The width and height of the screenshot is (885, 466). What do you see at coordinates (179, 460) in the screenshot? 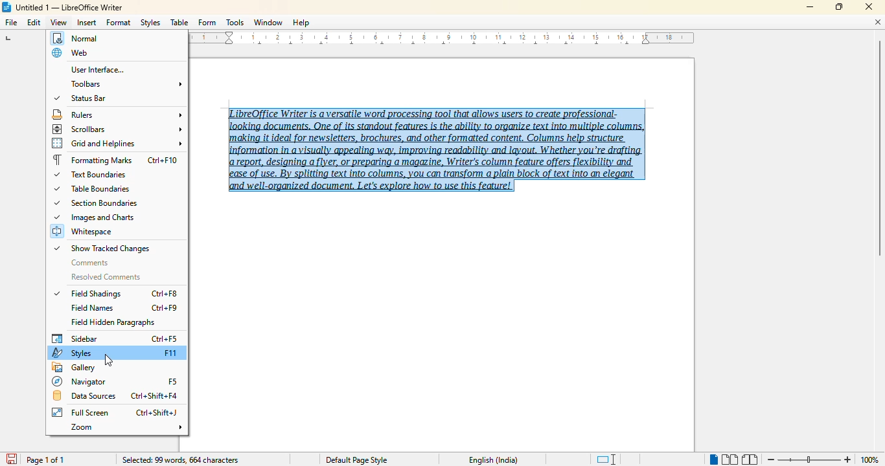
I see `selected: 99 words, 664 characters` at bounding box center [179, 460].